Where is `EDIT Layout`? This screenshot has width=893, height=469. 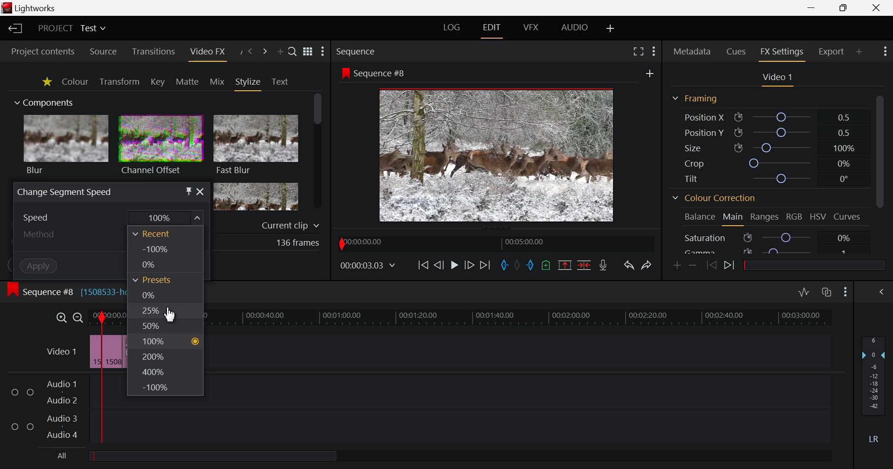 EDIT Layout is located at coordinates (491, 29).